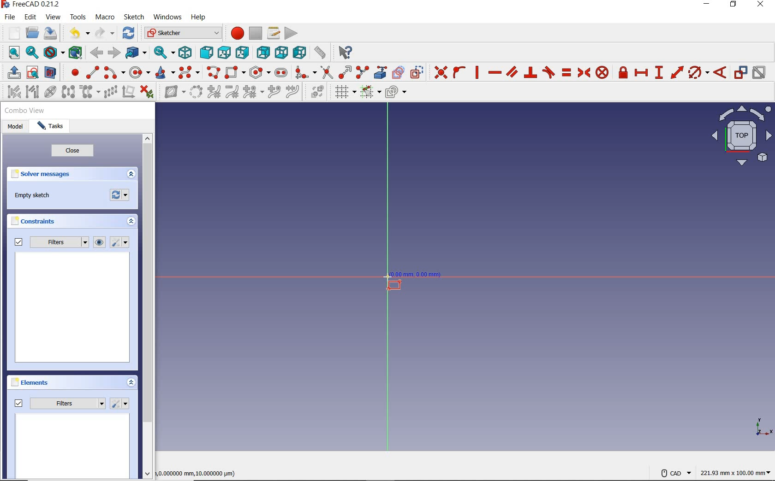 Image resolution: width=775 pixels, height=481 pixels. I want to click on switch virtual space, so click(318, 93).